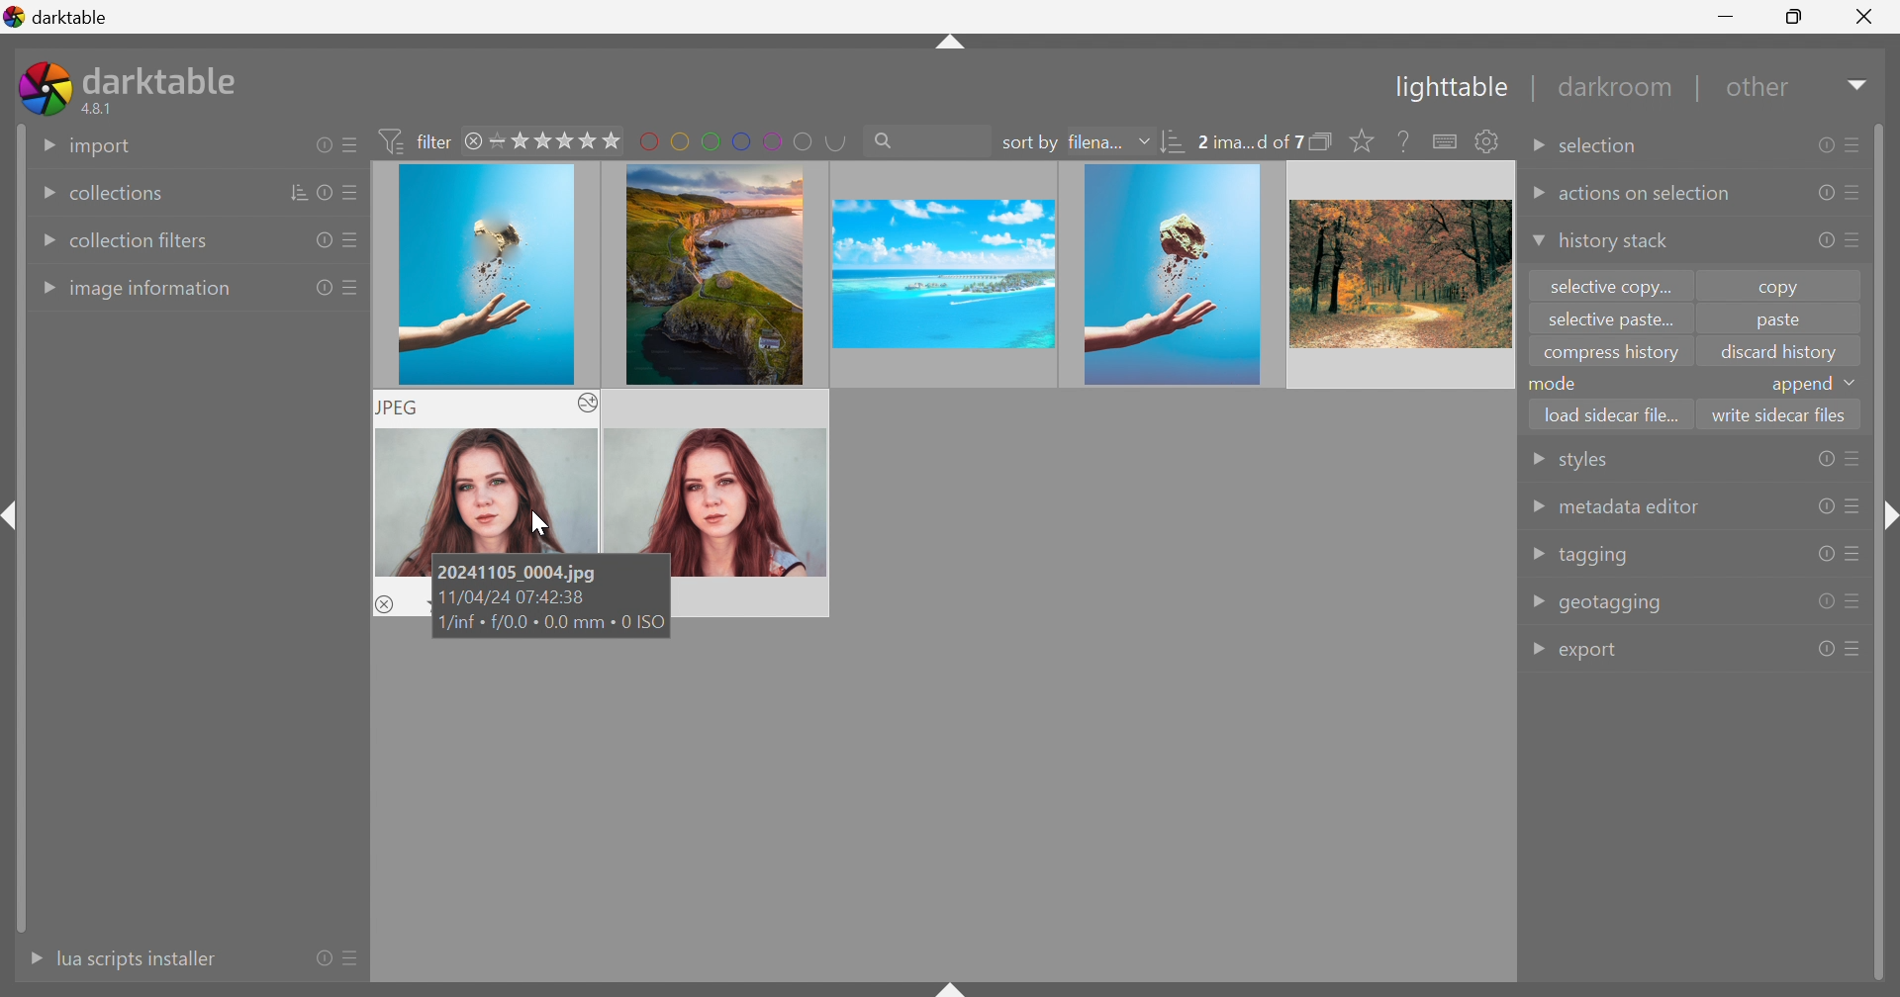 The width and height of the screenshot is (1900, 997). Describe the element at coordinates (349, 145) in the screenshot. I see `presets` at that location.